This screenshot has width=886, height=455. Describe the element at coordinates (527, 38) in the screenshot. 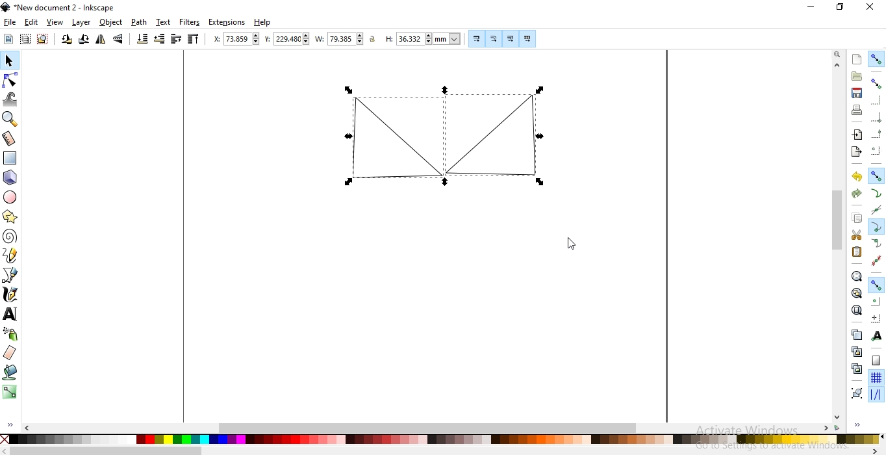

I see `move patterns along with objects` at that location.